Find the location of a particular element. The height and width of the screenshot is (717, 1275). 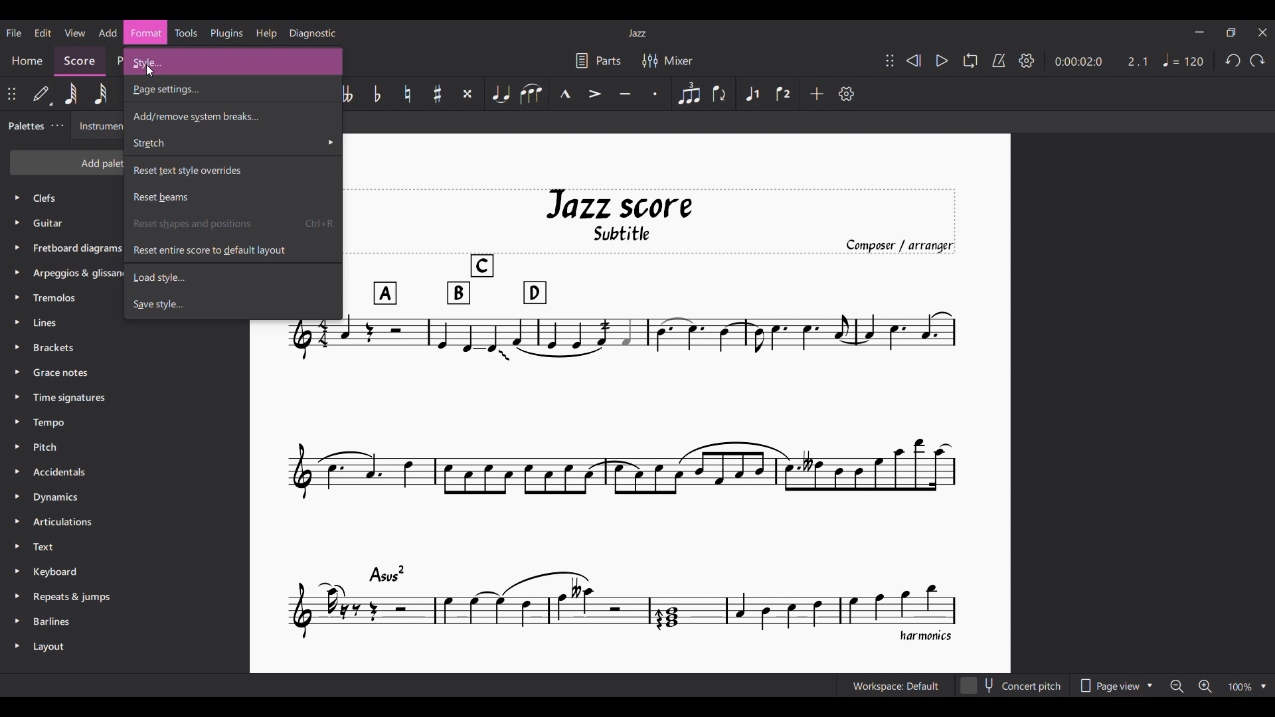

64th note is located at coordinates (71, 93).